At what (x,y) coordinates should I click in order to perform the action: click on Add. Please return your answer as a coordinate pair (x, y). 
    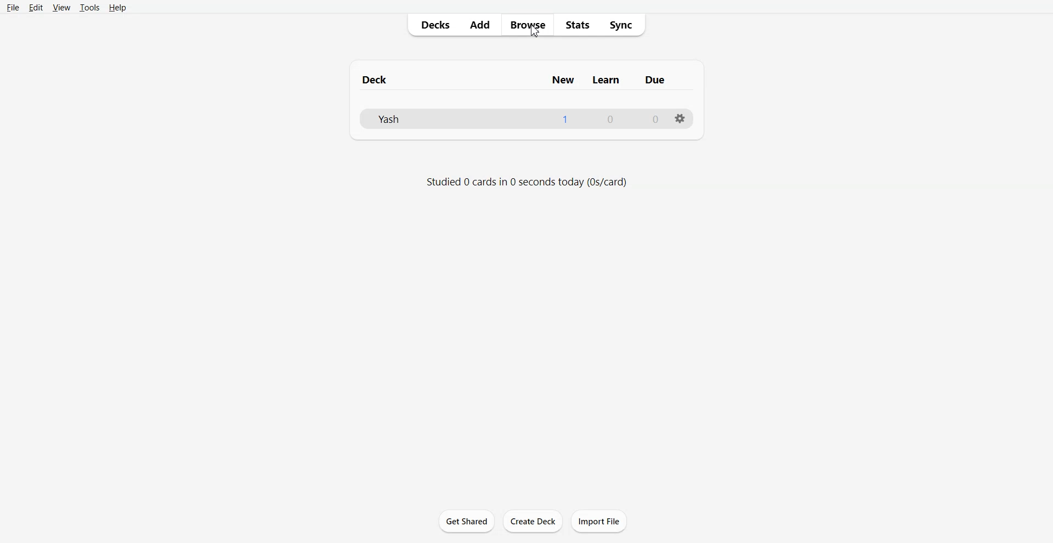
    Looking at the image, I should click on (480, 25).